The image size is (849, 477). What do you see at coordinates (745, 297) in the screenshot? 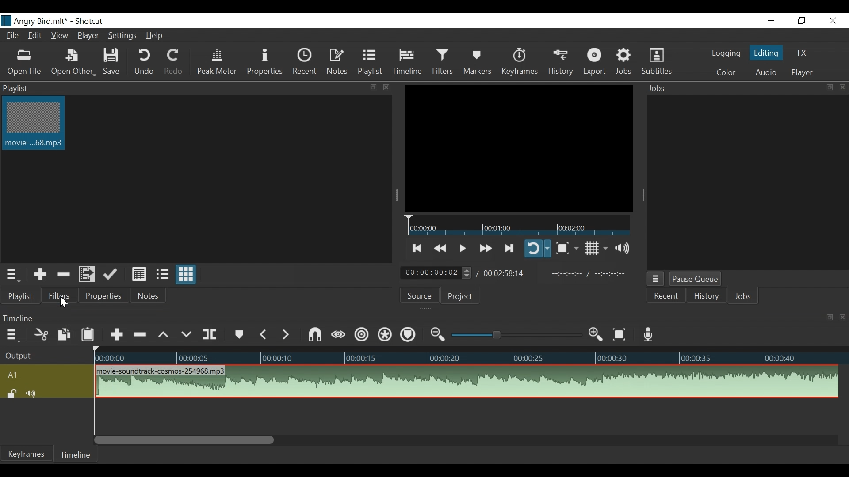
I see `Jobs` at bounding box center [745, 297].